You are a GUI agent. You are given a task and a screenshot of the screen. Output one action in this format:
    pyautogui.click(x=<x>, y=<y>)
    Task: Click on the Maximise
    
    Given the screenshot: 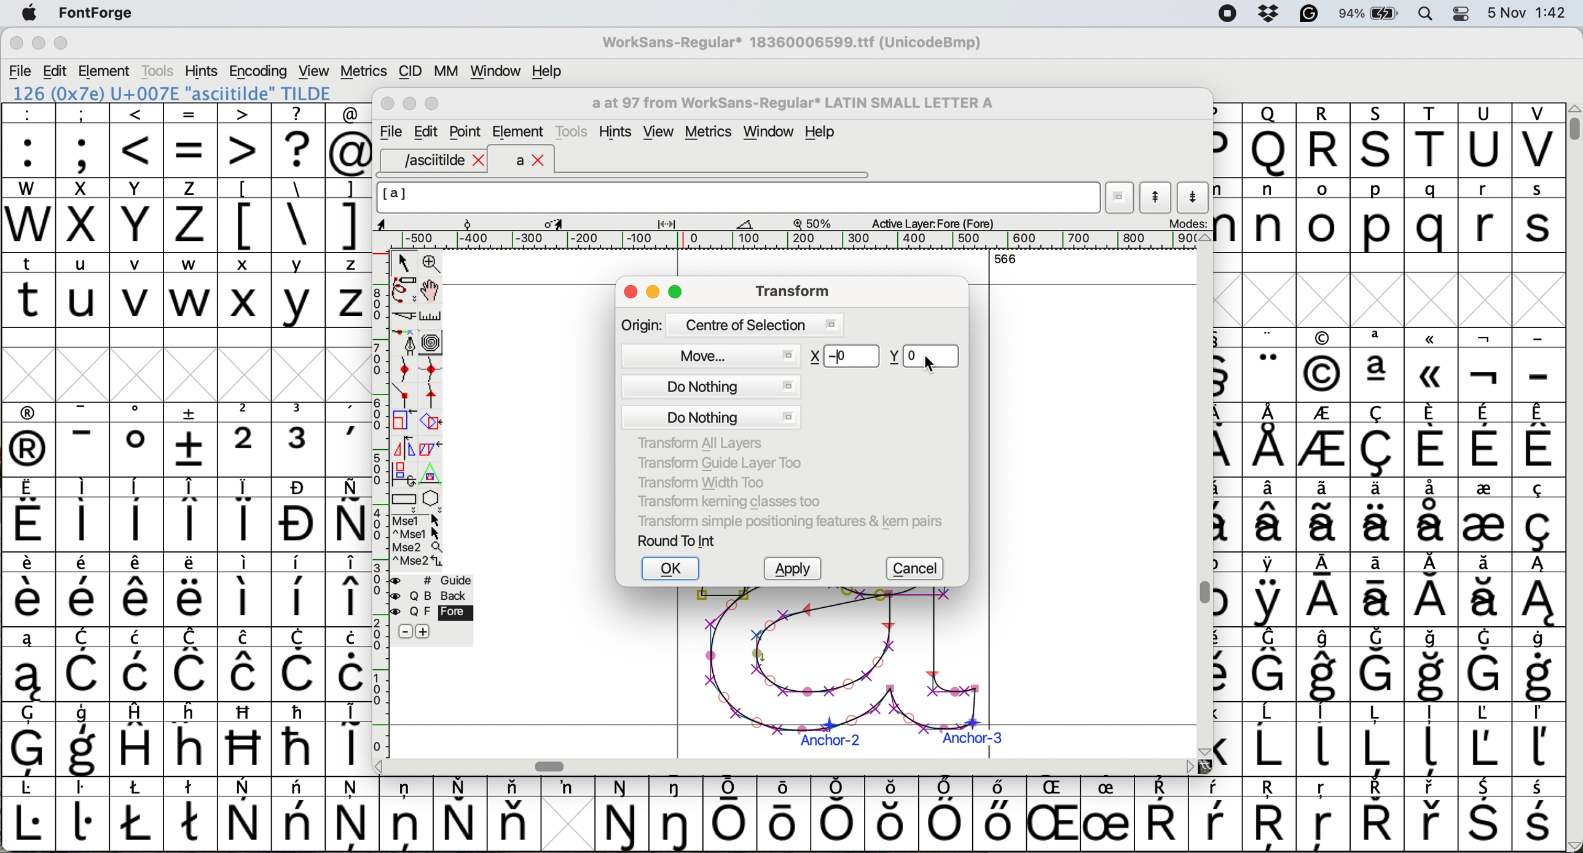 What is the action you would take?
    pyautogui.click(x=434, y=104)
    